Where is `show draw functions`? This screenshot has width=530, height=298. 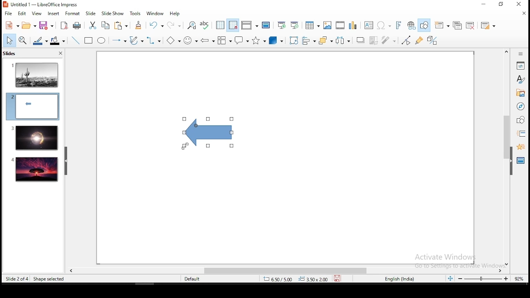 show draw functions is located at coordinates (425, 25).